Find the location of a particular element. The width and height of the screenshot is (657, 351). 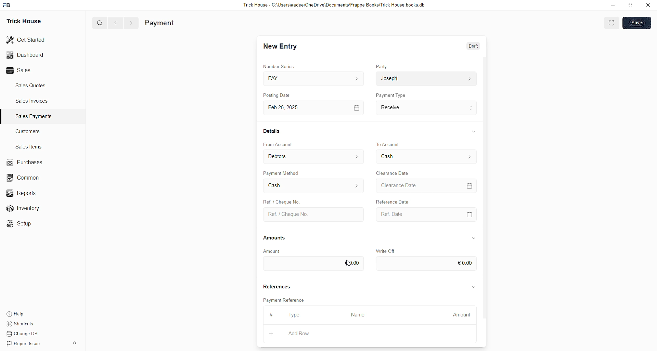

References is located at coordinates (276, 285).